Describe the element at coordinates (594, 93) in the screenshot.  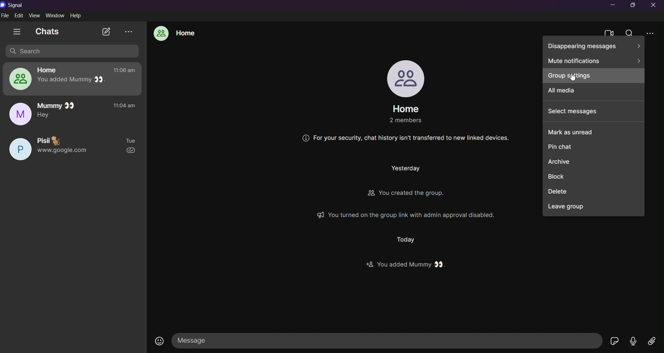
I see `all media` at that location.